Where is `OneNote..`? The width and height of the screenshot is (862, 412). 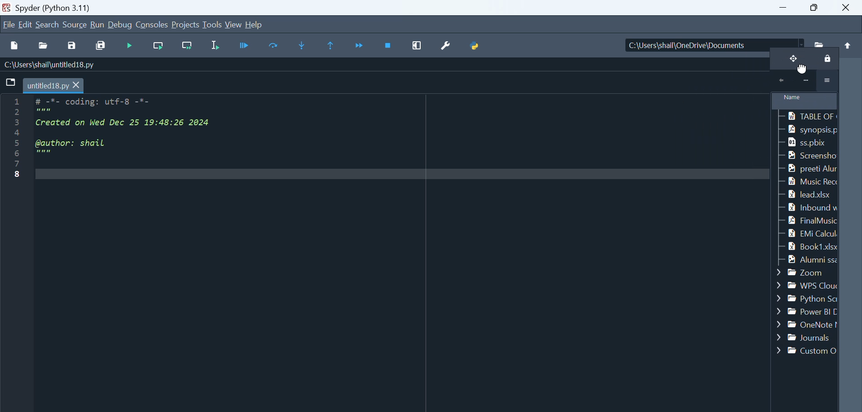 OneNote.. is located at coordinates (808, 325).